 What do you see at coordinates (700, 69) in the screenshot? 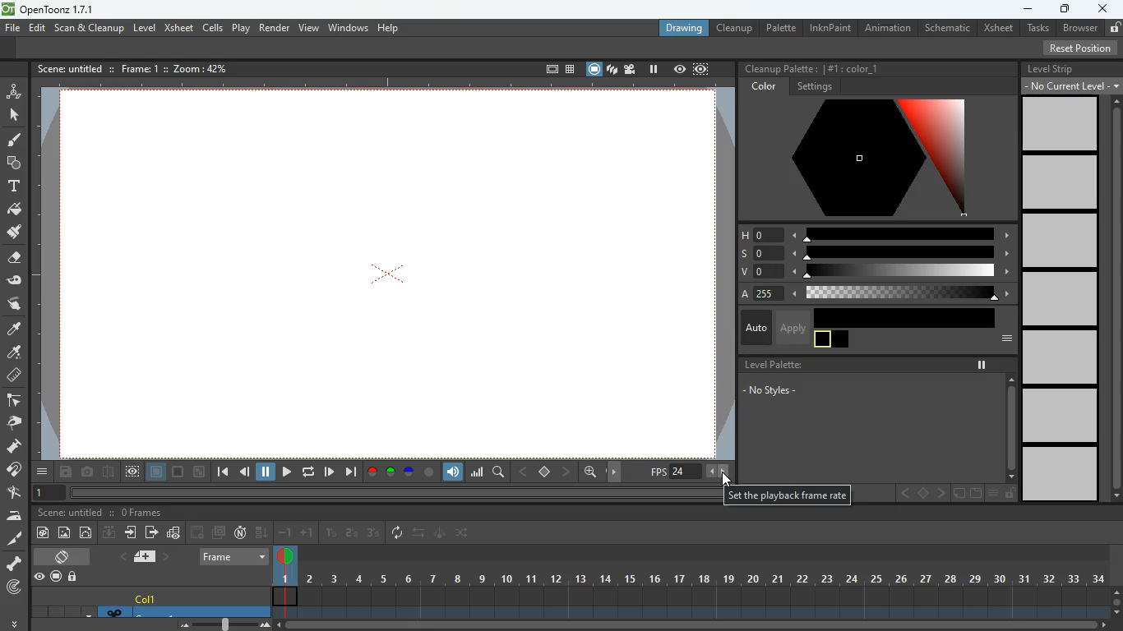
I see `frame` at bounding box center [700, 69].